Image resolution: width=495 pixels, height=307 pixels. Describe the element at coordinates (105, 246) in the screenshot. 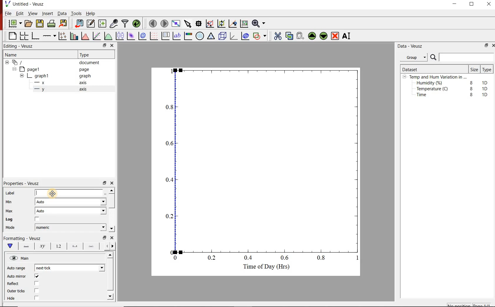

I see `go back` at that location.